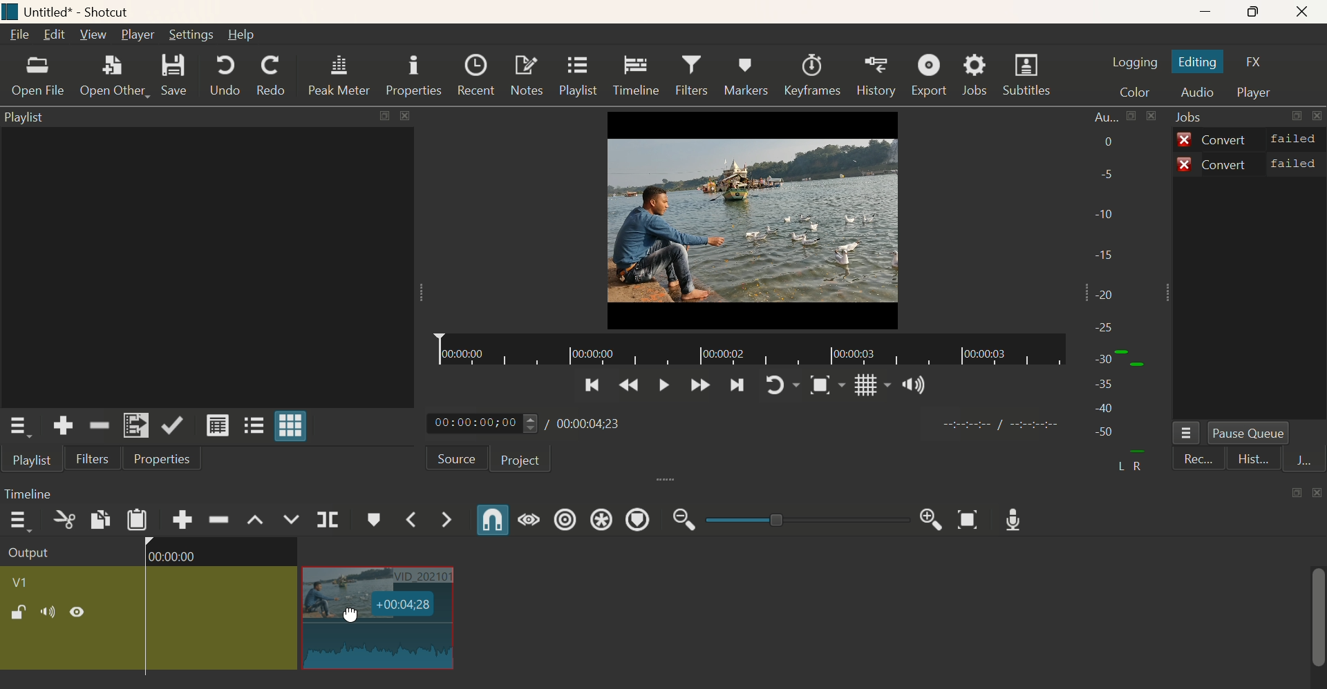 The image size is (1327, 689). Describe the element at coordinates (1251, 164) in the screenshot. I see `Convert` at that location.